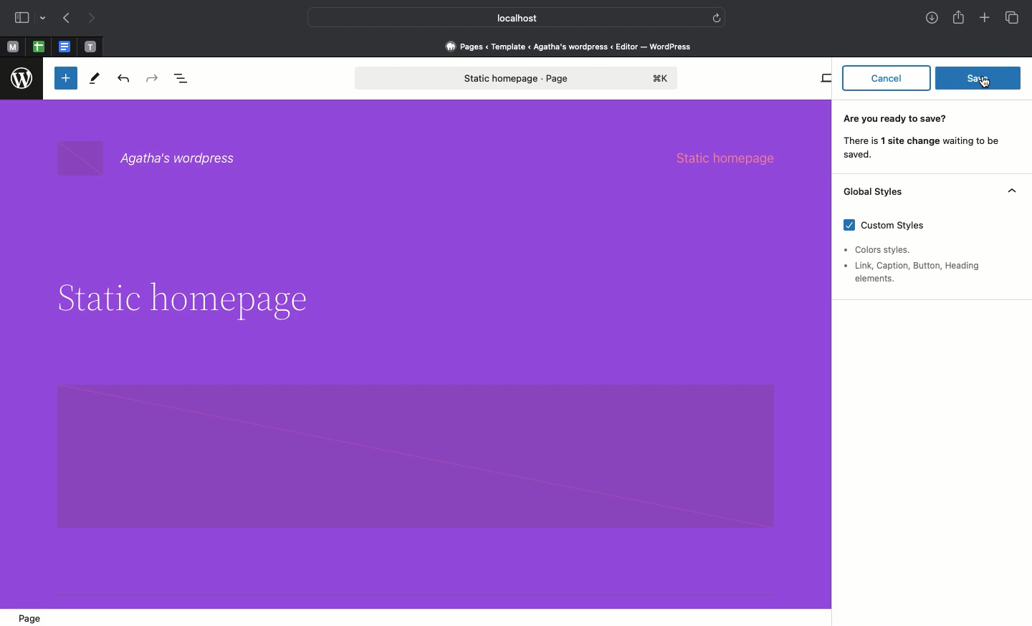 Image resolution: width=1032 pixels, height=626 pixels. I want to click on drop-down, so click(45, 19).